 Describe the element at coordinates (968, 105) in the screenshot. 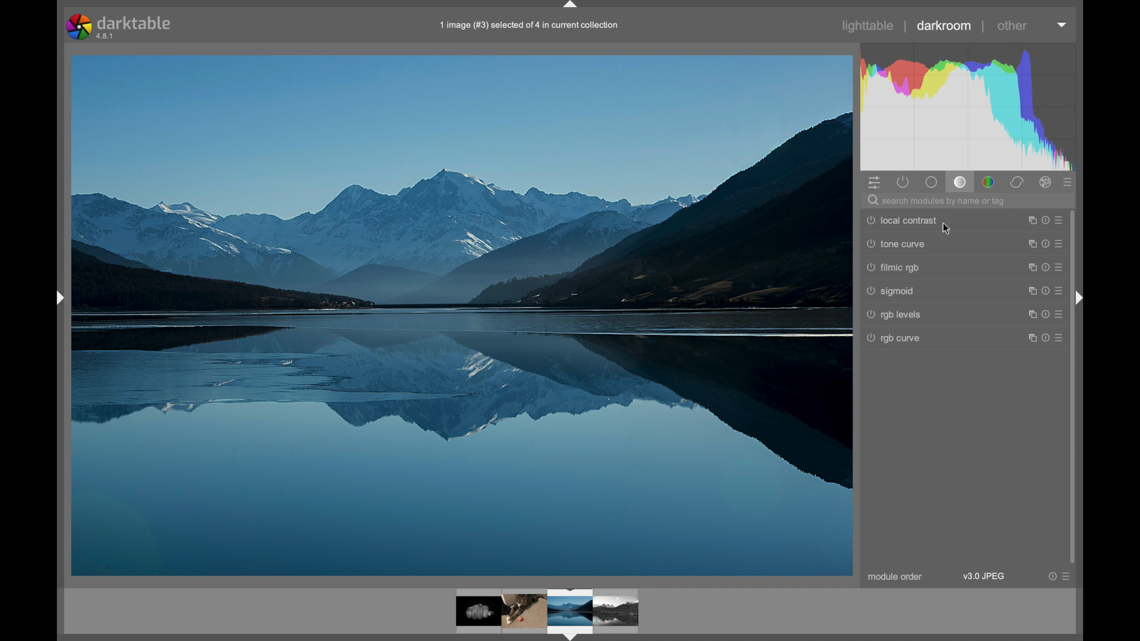

I see `histogram` at that location.